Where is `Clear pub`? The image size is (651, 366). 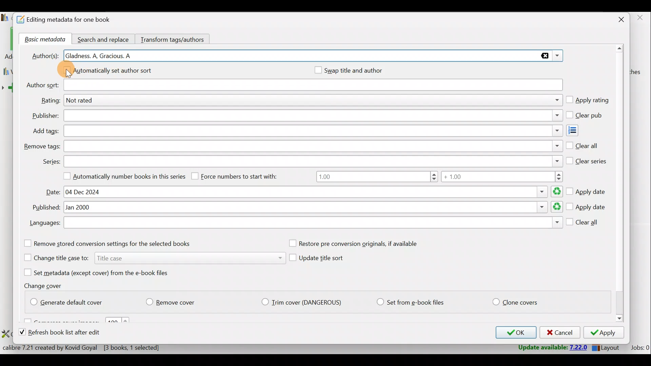 Clear pub is located at coordinates (586, 116).